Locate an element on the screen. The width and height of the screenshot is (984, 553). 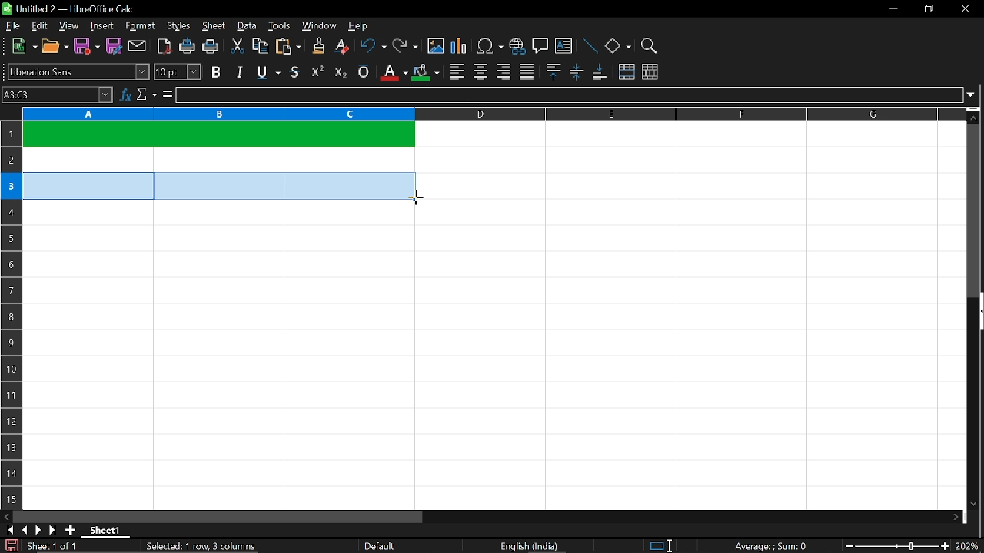
cut is located at coordinates (238, 46).